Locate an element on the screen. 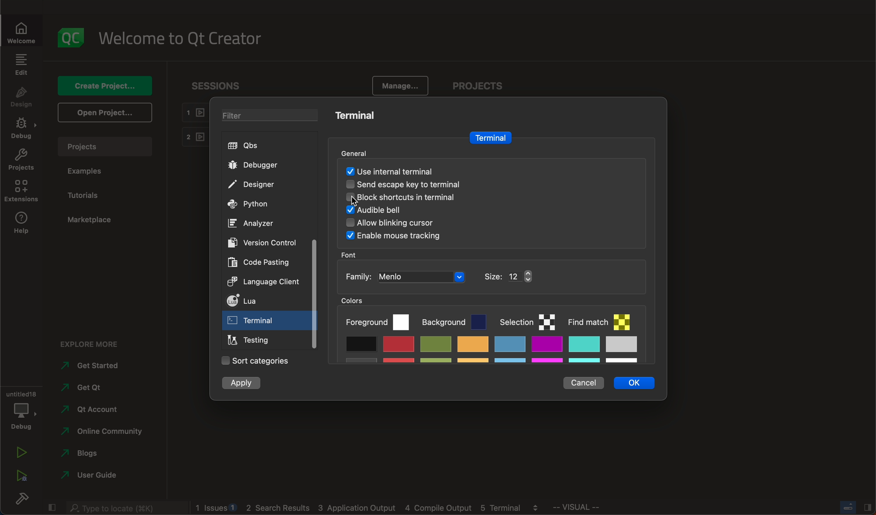  python is located at coordinates (253, 205).